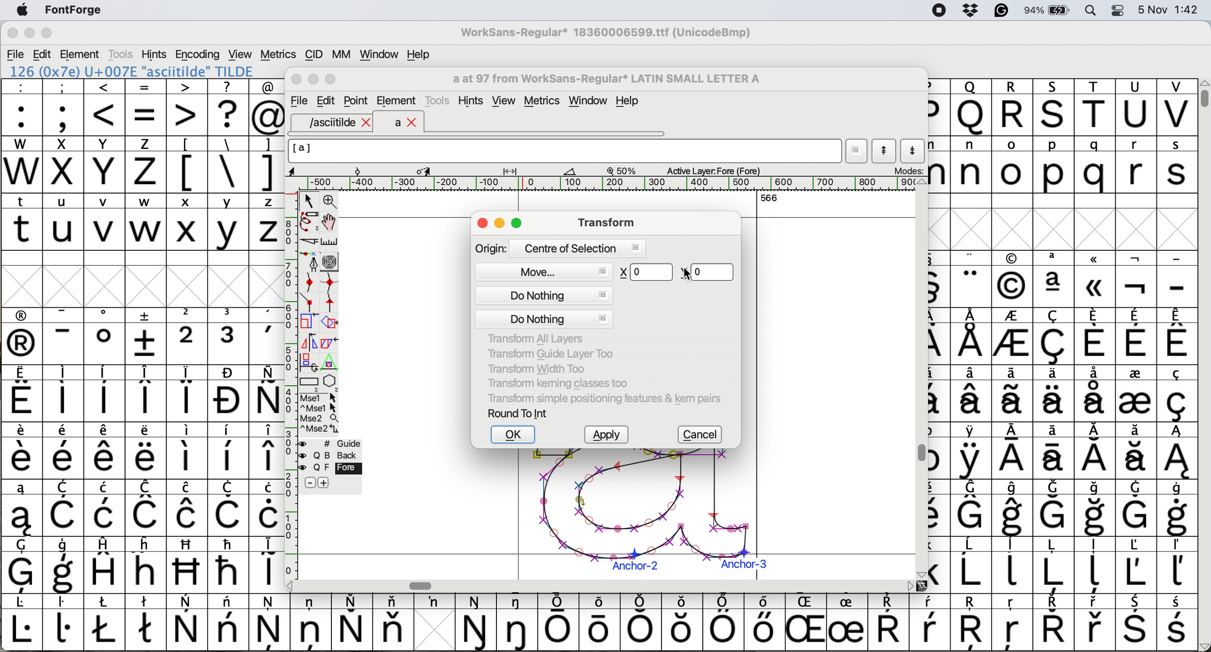  What do you see at coordinates (544, 307) in the screenshot?
I see `do nothing` at bounding box center [544, 307].